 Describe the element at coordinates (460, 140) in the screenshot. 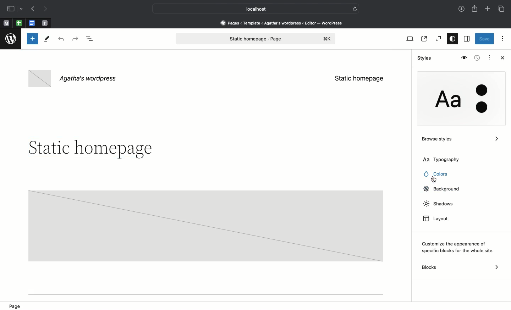

I see `Browse styles` at that location.